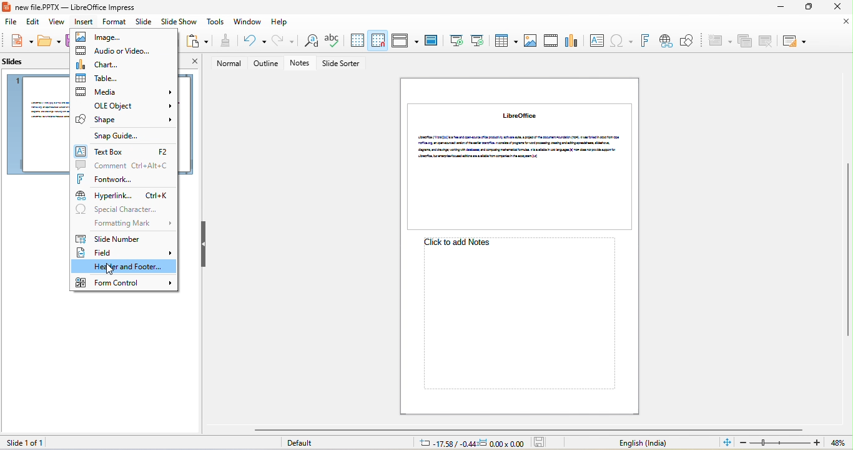 The width and height of the screenshot is (853, 450). What do you see at coordinates (57, 23) in the screenshot?
I see `view` at bounding box center [57, 23].